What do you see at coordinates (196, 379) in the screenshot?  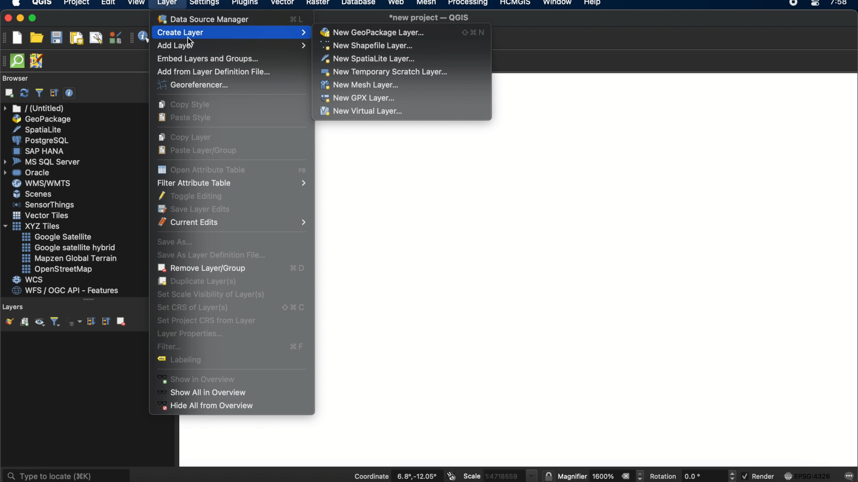 I see `show in overview` at bounding box center [196, 379].